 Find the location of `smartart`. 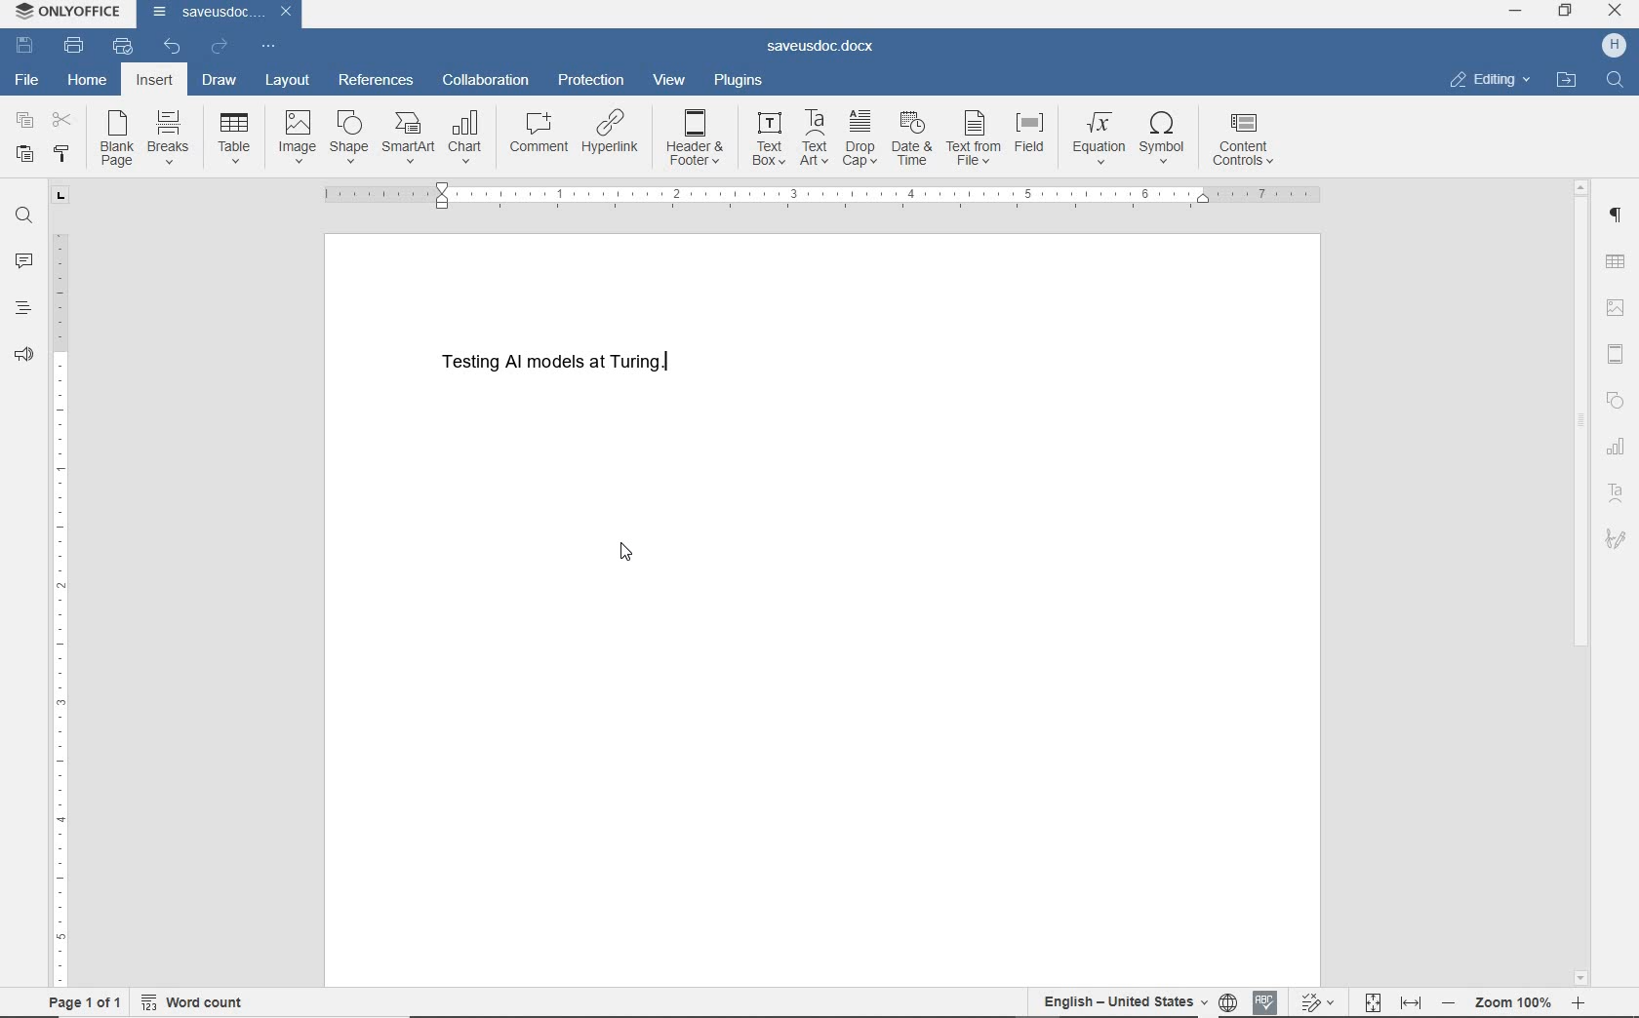

smartart is located at coordinates (408, 137).